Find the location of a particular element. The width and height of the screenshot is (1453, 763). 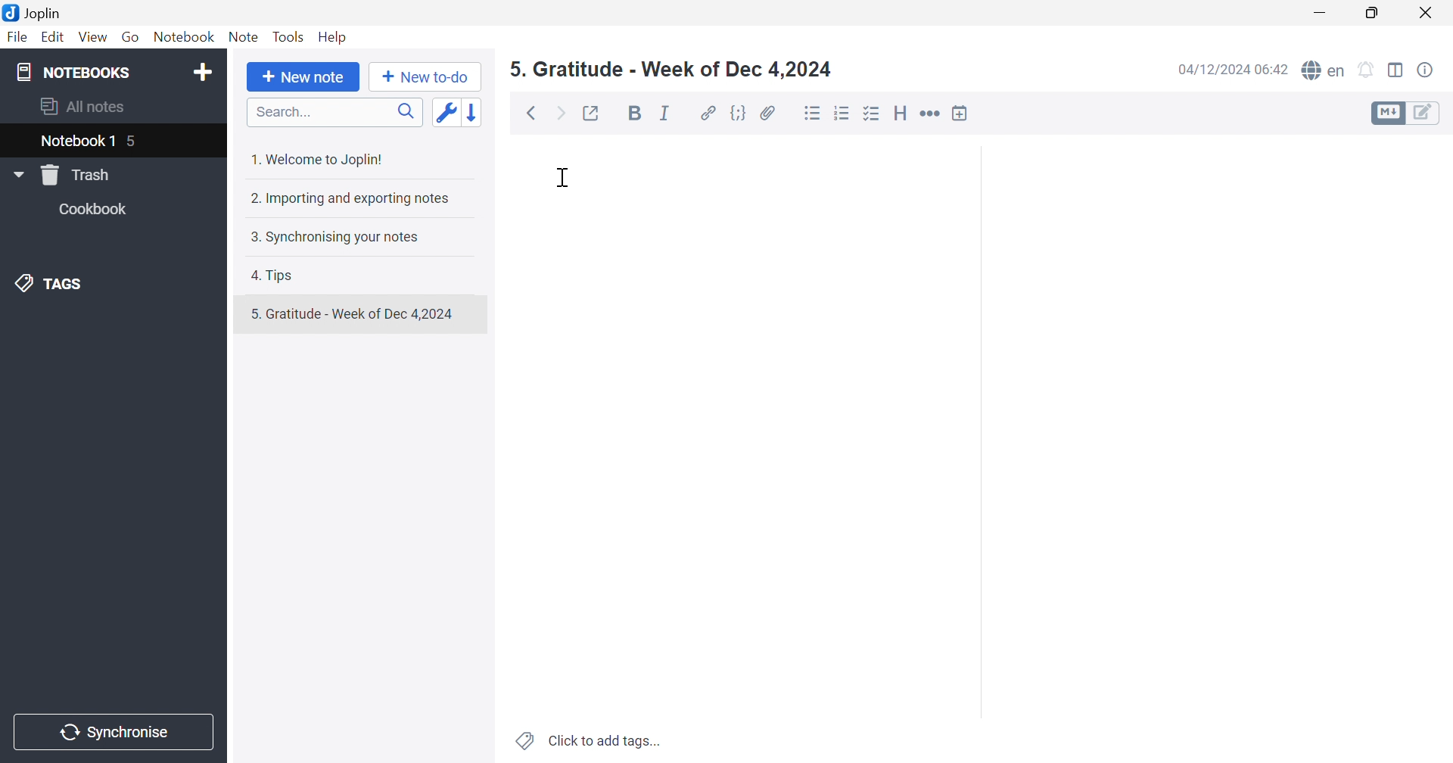

File is located at coordinates (19, 37).